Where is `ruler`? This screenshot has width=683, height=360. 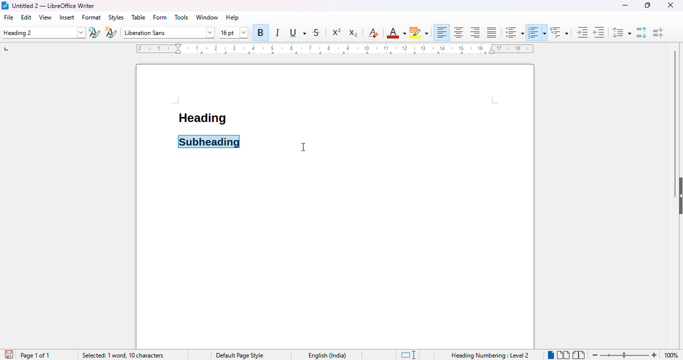
ruler is located at coordinates (335, 48).